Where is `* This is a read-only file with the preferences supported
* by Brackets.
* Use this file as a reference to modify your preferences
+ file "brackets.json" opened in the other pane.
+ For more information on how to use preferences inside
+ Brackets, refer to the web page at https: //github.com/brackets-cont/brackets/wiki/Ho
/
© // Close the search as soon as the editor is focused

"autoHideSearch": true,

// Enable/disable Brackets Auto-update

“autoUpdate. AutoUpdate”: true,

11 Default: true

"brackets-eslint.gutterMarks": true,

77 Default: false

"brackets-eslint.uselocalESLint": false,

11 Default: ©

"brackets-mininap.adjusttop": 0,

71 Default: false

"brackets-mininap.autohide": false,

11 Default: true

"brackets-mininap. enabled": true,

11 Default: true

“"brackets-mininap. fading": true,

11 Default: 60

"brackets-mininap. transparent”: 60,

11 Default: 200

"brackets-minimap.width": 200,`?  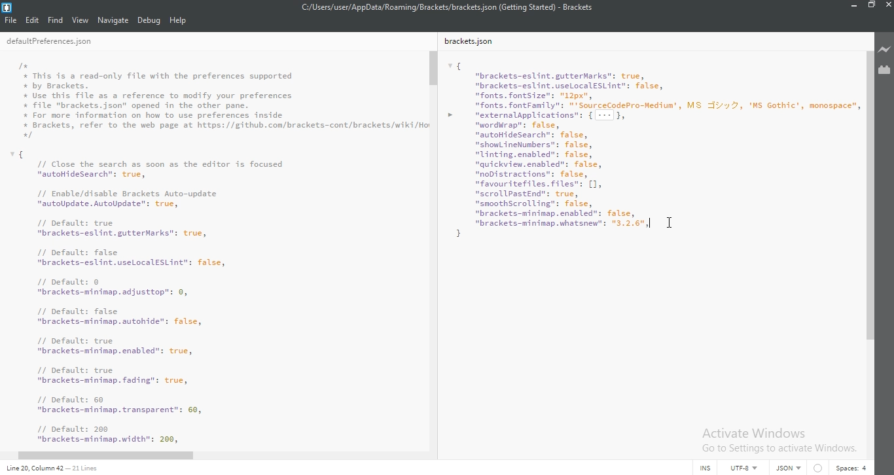
* This is a read-only file with the preferences supported
* by Brackets.
* Use this file as a reference to modify your preferences
+ file "brackets.json" opened in the other pane.
+ For more information on how to use preferences inside
+ Brackets, refer to the web page at https: //github.com/brackets-cont/brackets/wiki/Ho
/
© // Close the search as soon as the editor is focused

"autoHideSearch": true,

// Enable/disable Brackets Auto-update

“autoUpdate. AutoUpdate”: true,

11 Default: true

"brackets-eslint.gutterMarks": true,

77 Default: false

"brackets-eslint.uselocalESLint": false,

11 Default: ©

"brackets-mininap.adjusttop": 0,

71 Default: false

"brackets-mininap.autohide": false,

11 Default: true

"brackets-mininap. enabled": true,

11 Default: true

“"brackets-mininap. fading": true,

11 Default: 60

"brackets-mininap. transparent”: 60,

11 Default: 200

"brackets-minimap.width": 200, is located at coordinates (223, 253).